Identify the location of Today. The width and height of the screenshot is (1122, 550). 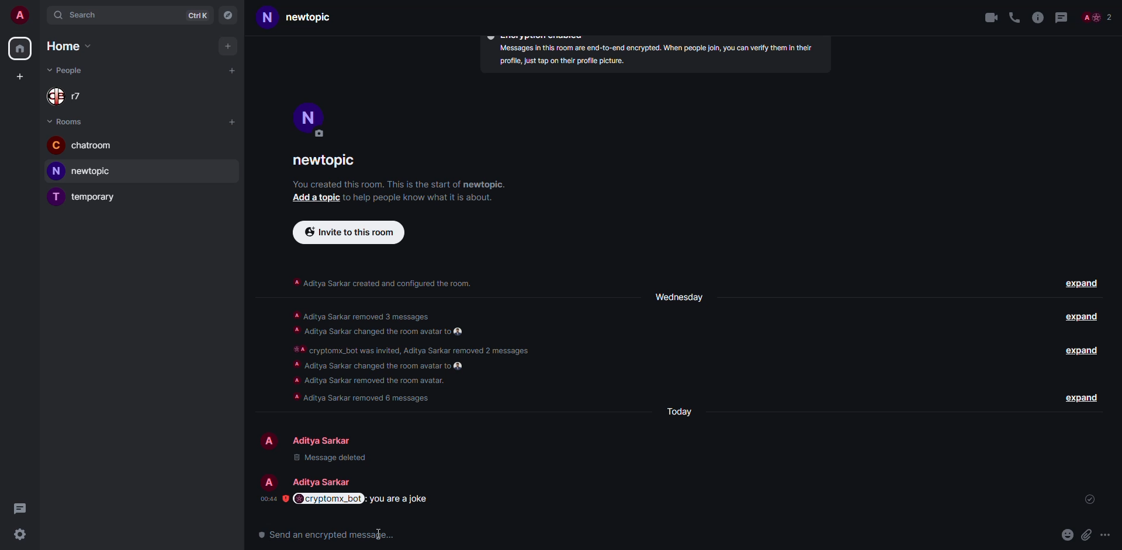
(682, 413).